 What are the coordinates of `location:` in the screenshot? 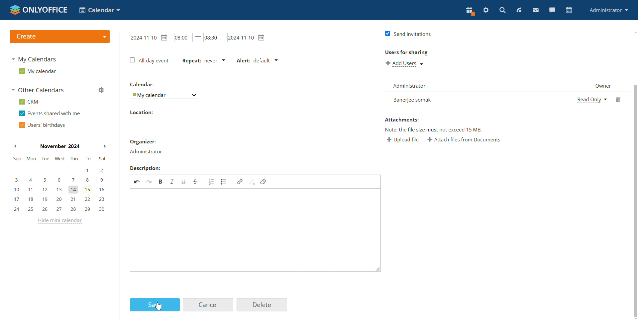 It's located at (141, 112).